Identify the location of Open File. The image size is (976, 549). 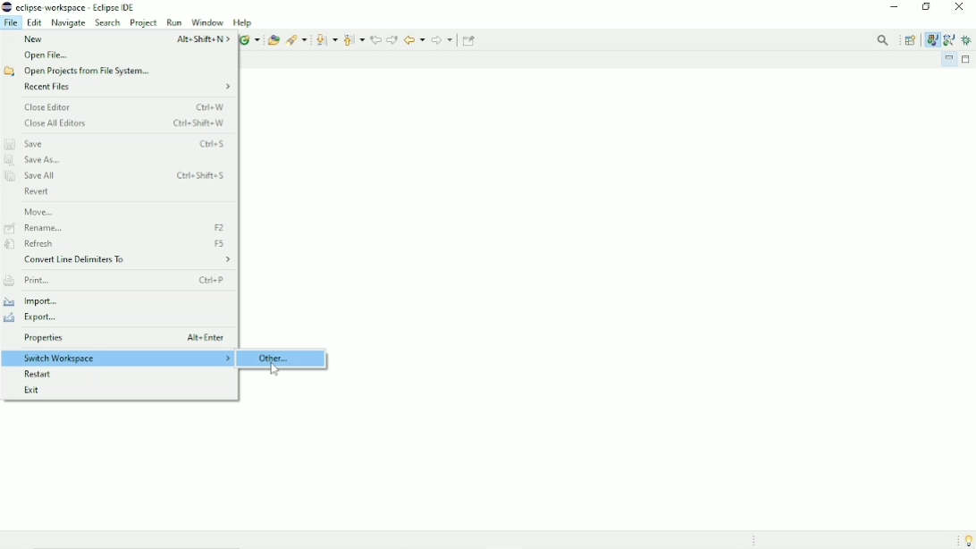
(46, 55).